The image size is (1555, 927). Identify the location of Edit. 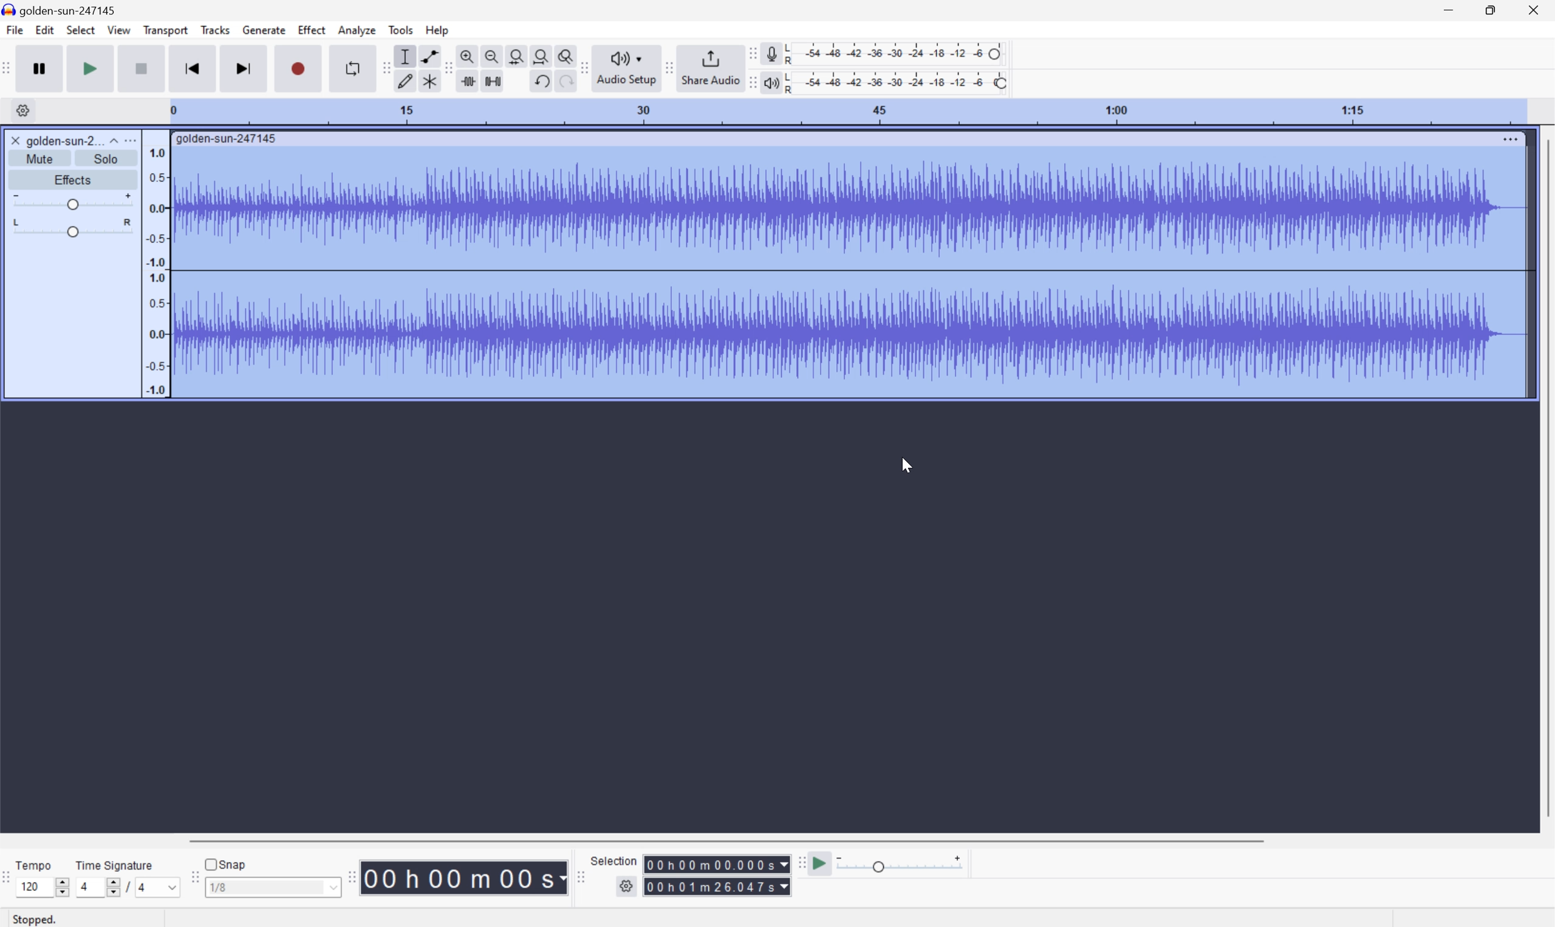
(44, 29).